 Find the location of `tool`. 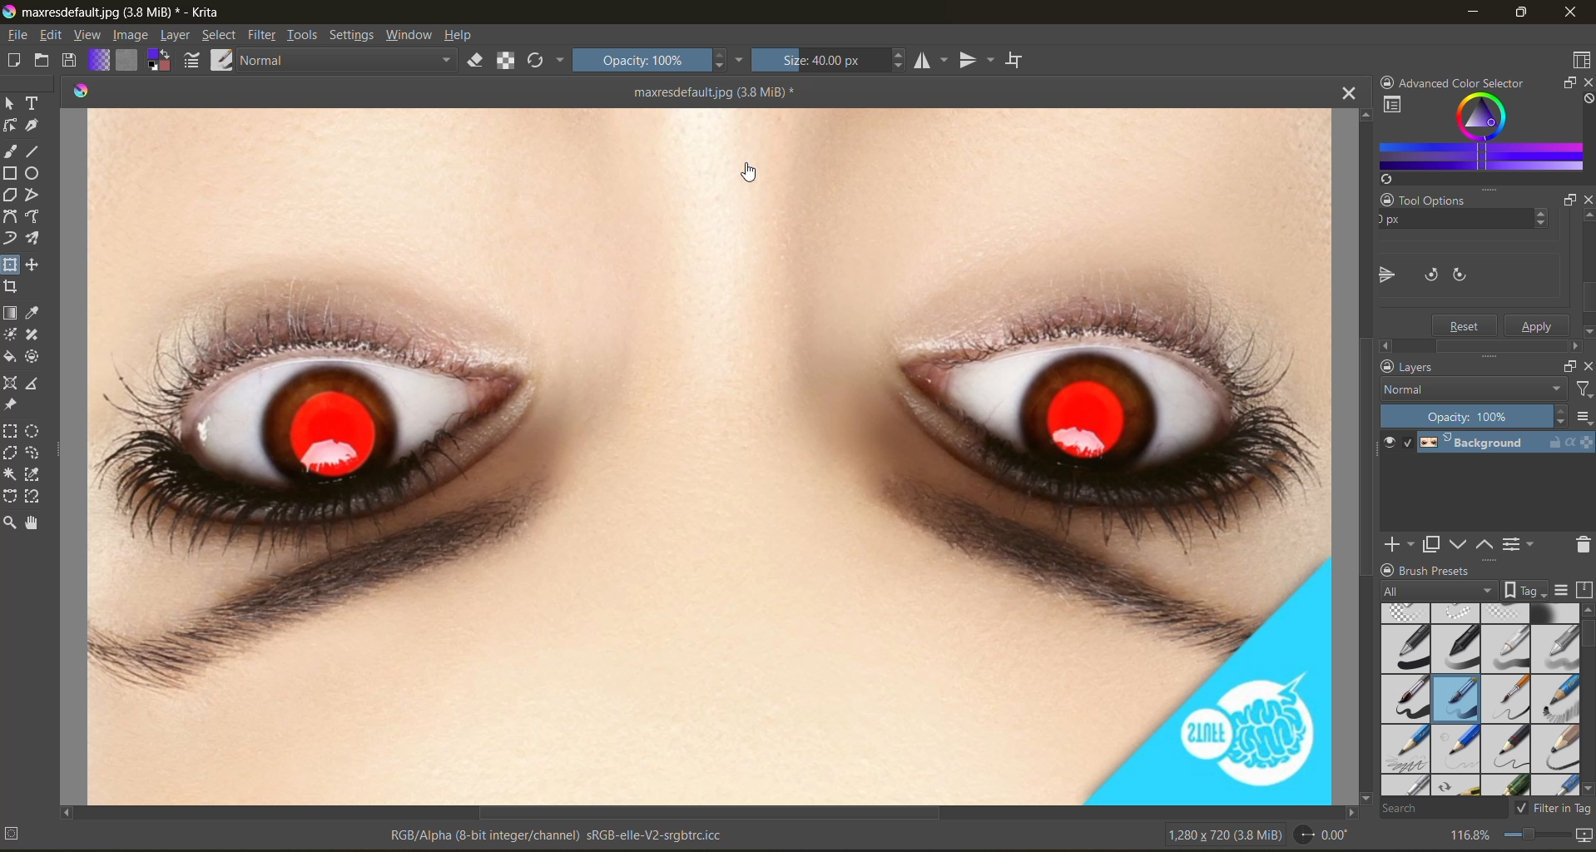

tool is located at coordinates (37, 194).